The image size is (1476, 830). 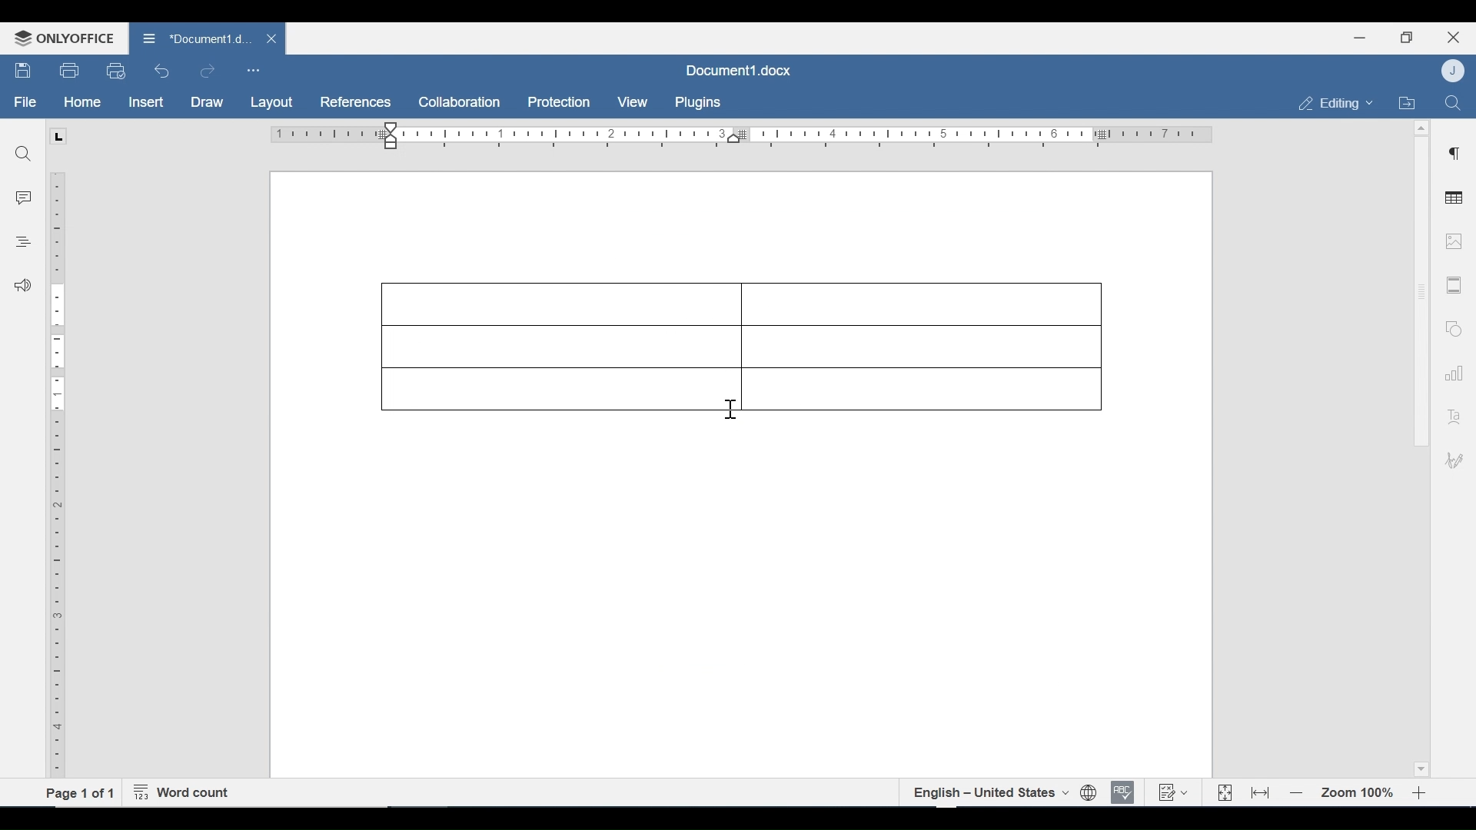 What do you see at coordinates (1451, 327) in the screenshot?
I see `Shapes` at bounding box center [1451, 327].